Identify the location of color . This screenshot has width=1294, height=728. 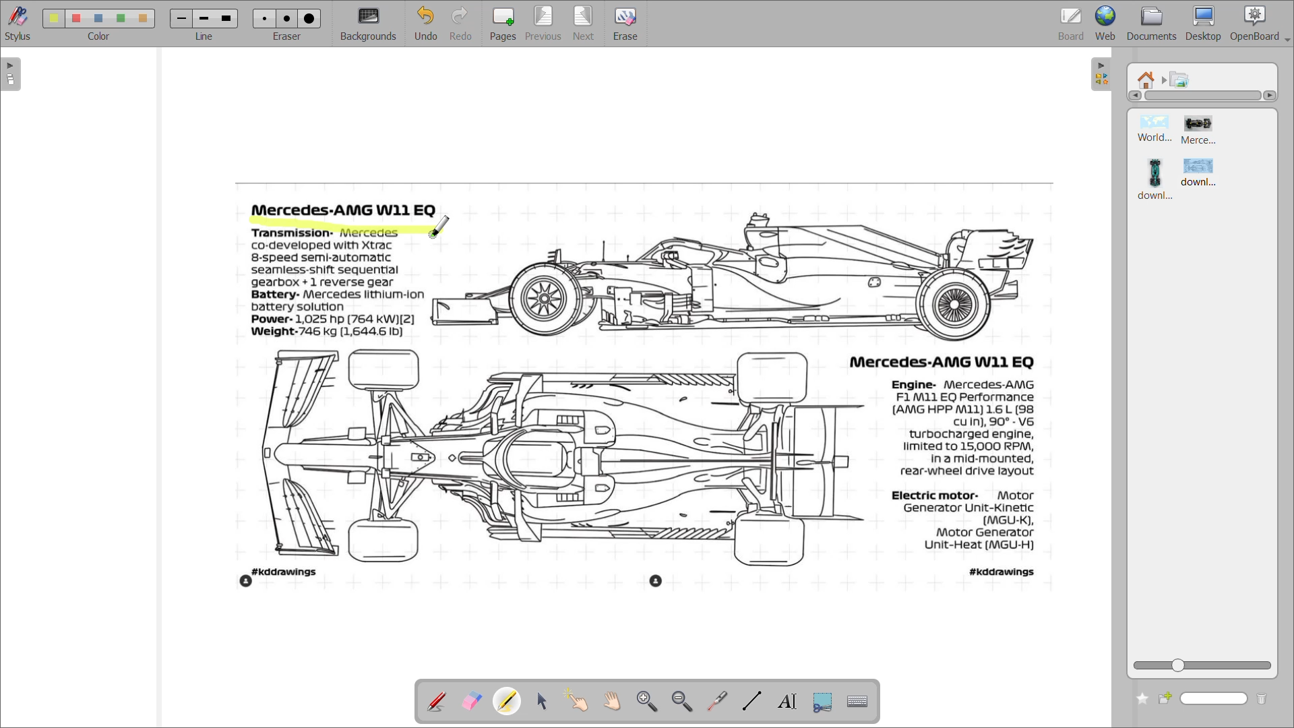
(98, 38).